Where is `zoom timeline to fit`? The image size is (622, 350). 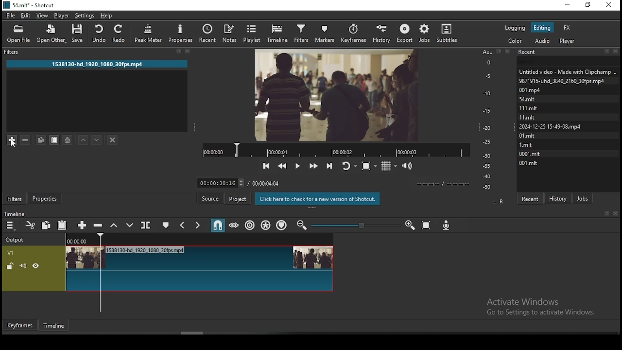 zoom timeline to fit is located at coordinates (428, 226).